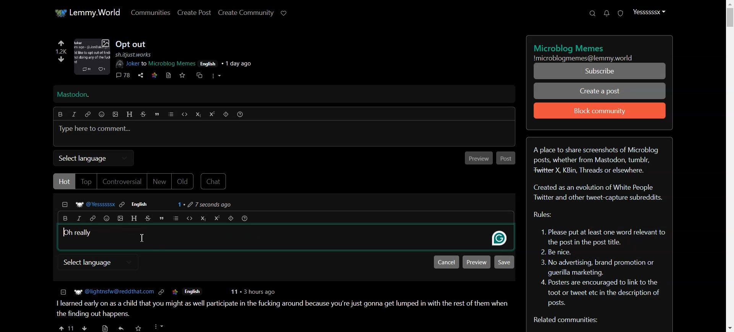 The width and height of the screenshot is (734, 332). Describe the element at coordinates (92, 218) in the screenshot. I see `Hyperlink` at that location.